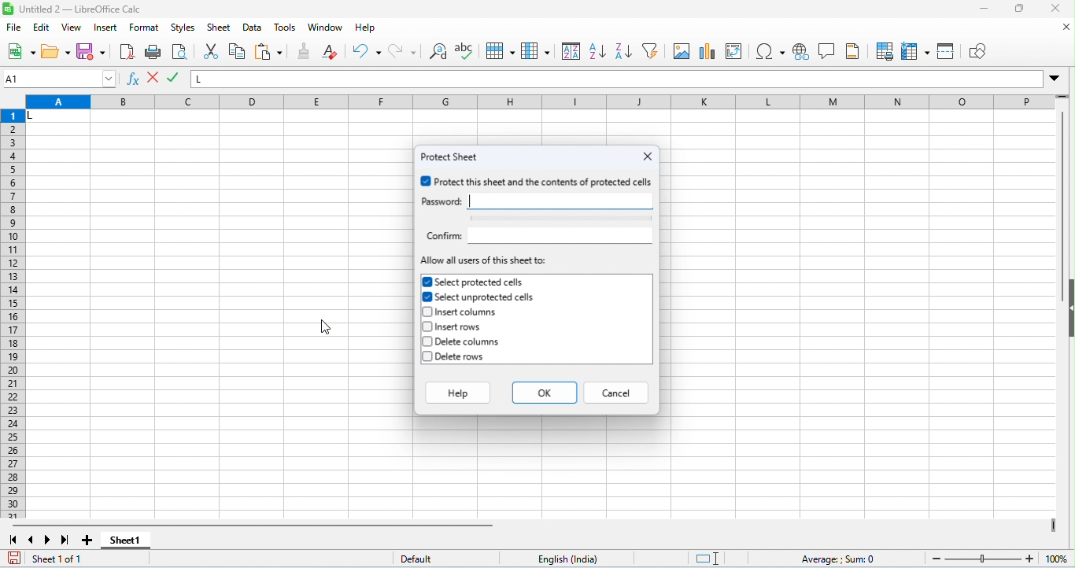  I want to click on file, so click(15, 28).